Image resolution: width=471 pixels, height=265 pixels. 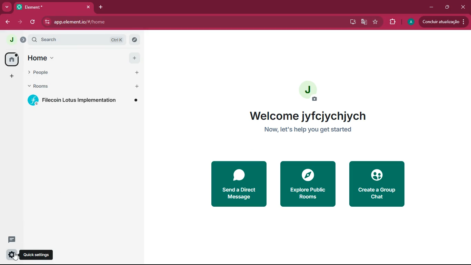 I want to click on add button, so click(x=138, y=86).